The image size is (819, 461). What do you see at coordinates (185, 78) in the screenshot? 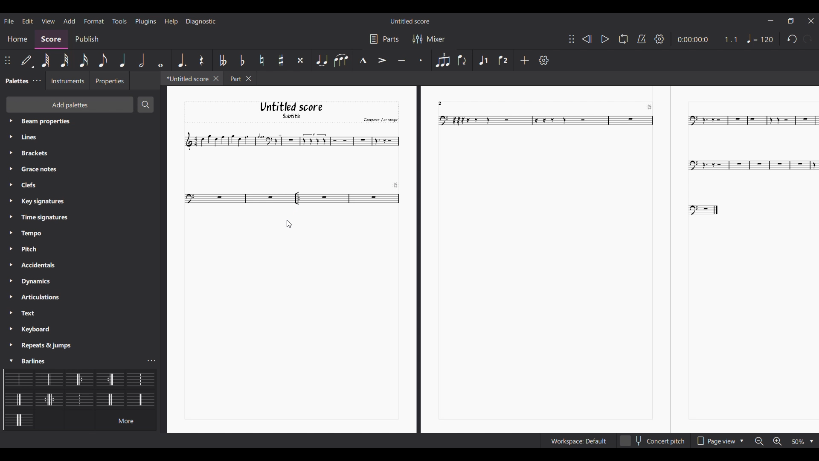
I see `Current tab` at bounding box center [185, 78].